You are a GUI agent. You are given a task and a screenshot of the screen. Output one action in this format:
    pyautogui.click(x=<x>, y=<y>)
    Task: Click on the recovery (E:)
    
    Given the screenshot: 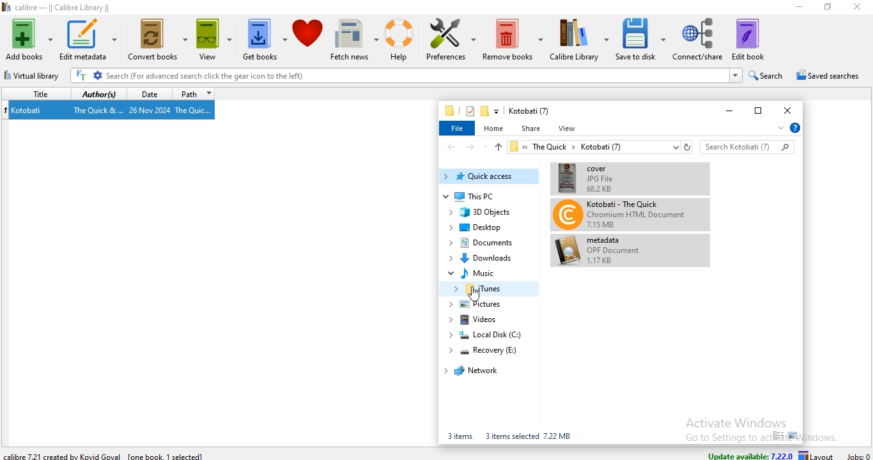 What is the action you would take?
    pyautogui.click(x=488, y=349)
    